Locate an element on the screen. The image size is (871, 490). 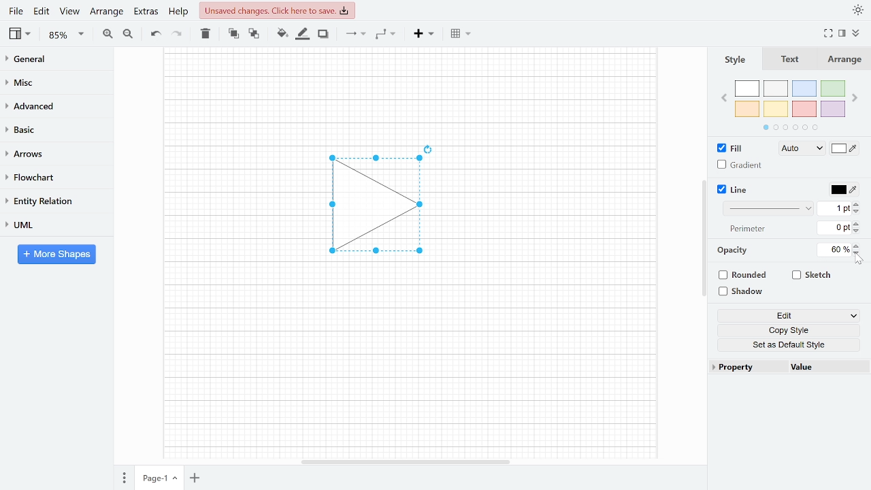
Opacity is located at coordinates (734, 250).